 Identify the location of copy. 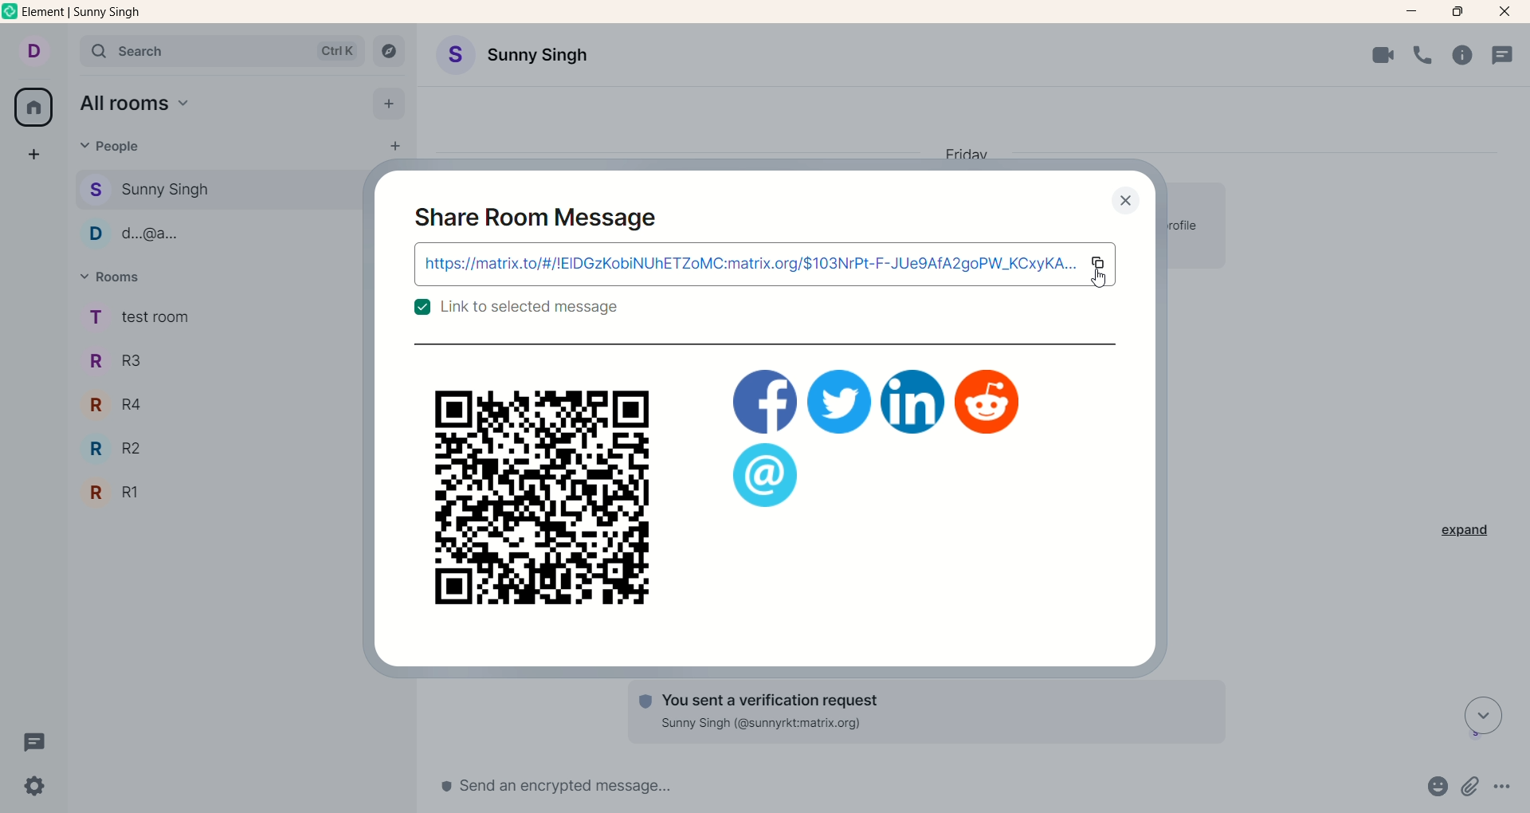
(1102, 263).